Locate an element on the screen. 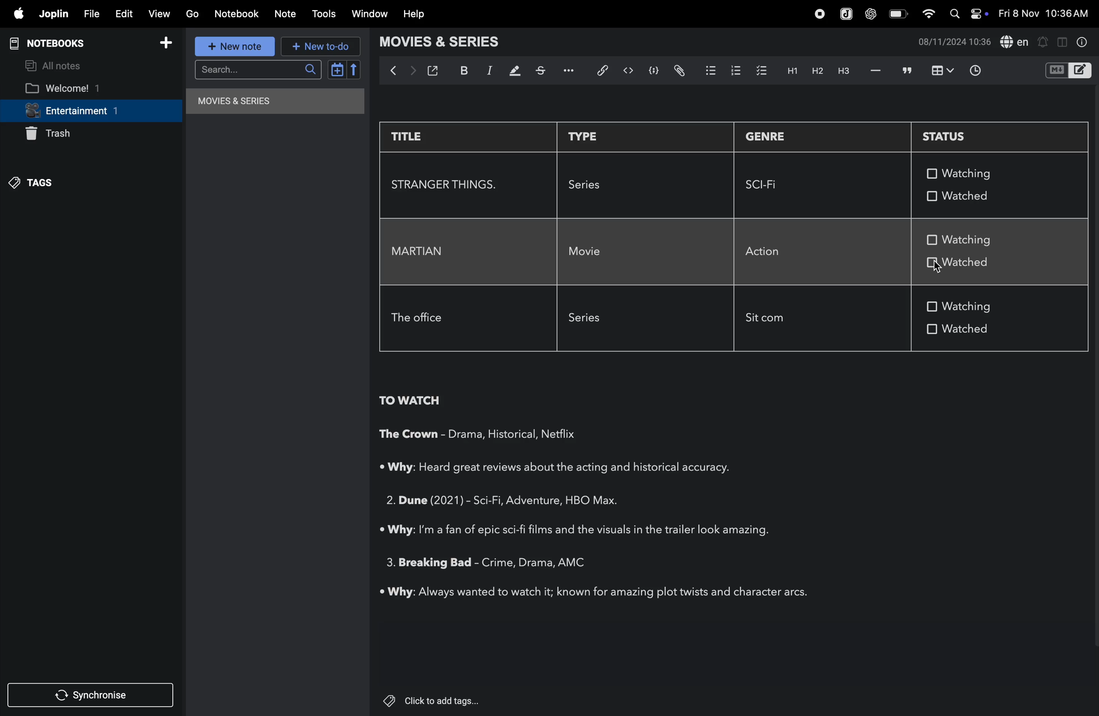  all notes is located at coordinates (57, 65).